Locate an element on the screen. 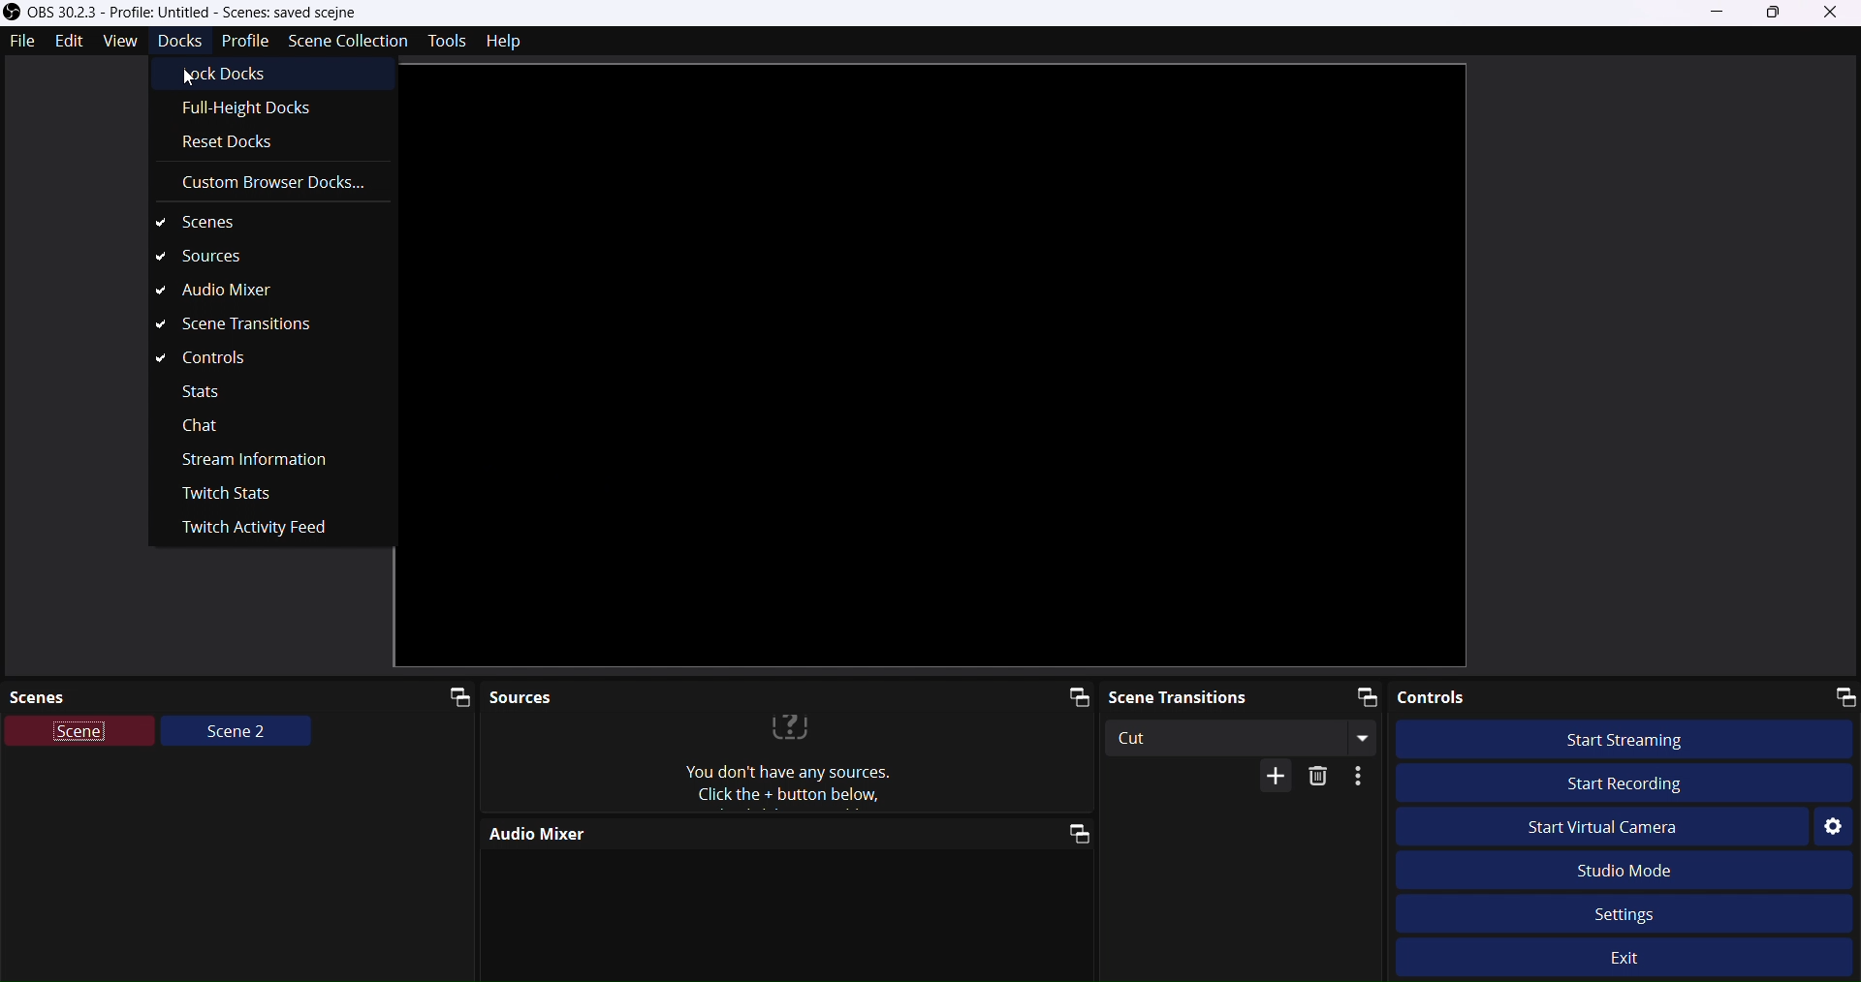 The height and width of the screenshot is (982, 1861). dock panel is located at coordinates (449, 694).